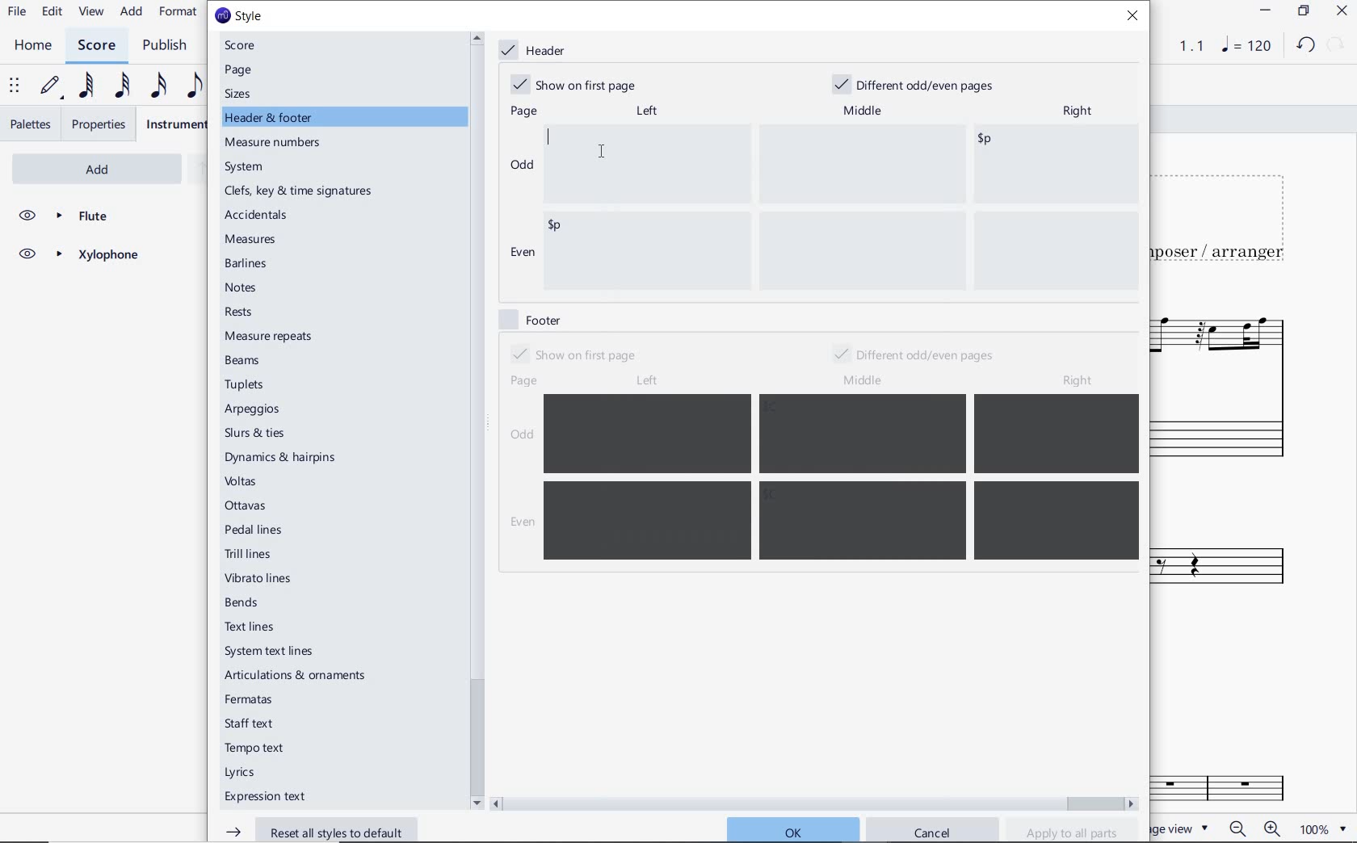  What do you see at coordinates (132, 11) in the screenshot?
I see `ADD` at bounding box center [132, 11].